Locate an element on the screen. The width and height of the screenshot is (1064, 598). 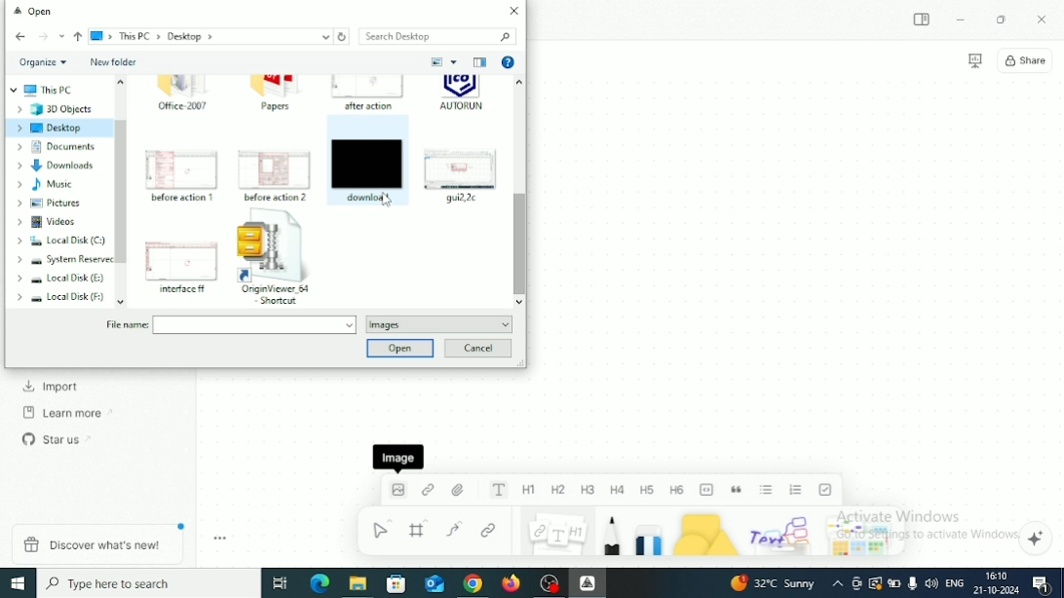
System Reserved is located at coordinates (63, 261).